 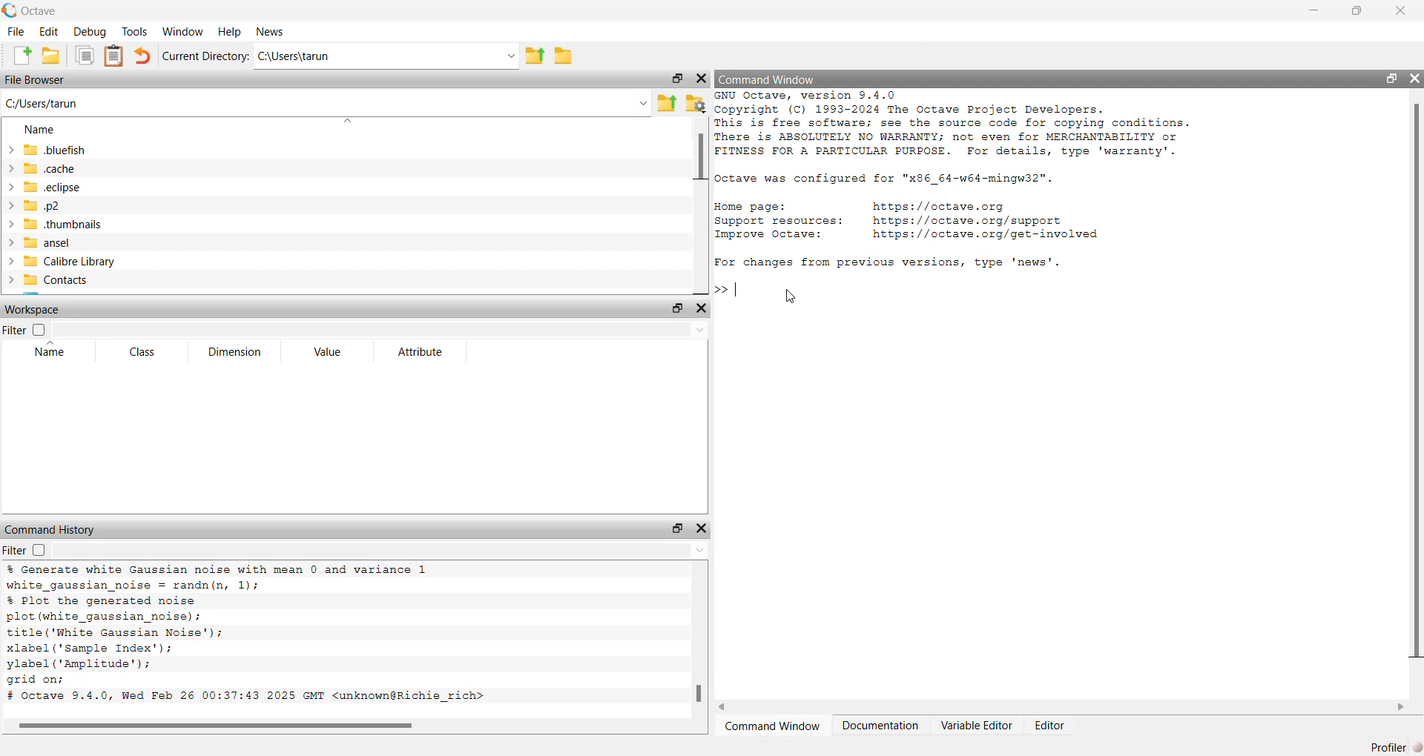 What do you see at coordinates (422, 353) in the screenshot?
I see `Attribute` at bounding box center [422, 353].